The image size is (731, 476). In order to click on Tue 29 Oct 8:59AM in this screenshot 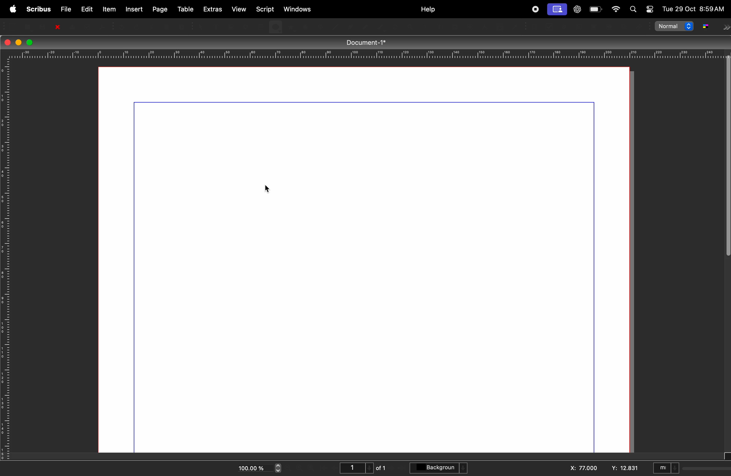, I will do `click(693, 10)`.